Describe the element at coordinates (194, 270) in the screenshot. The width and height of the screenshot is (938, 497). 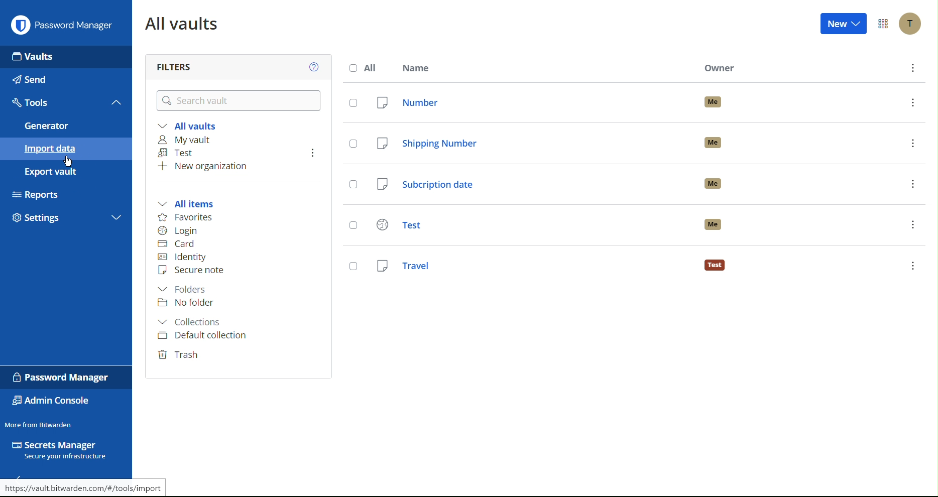
I see `Secure note` at that location.